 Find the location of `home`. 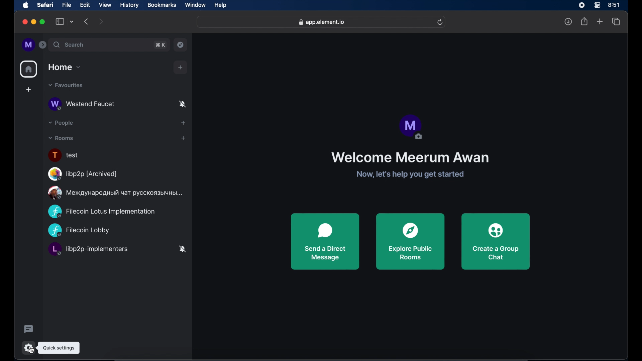

home is located at coordinates (28, 69).